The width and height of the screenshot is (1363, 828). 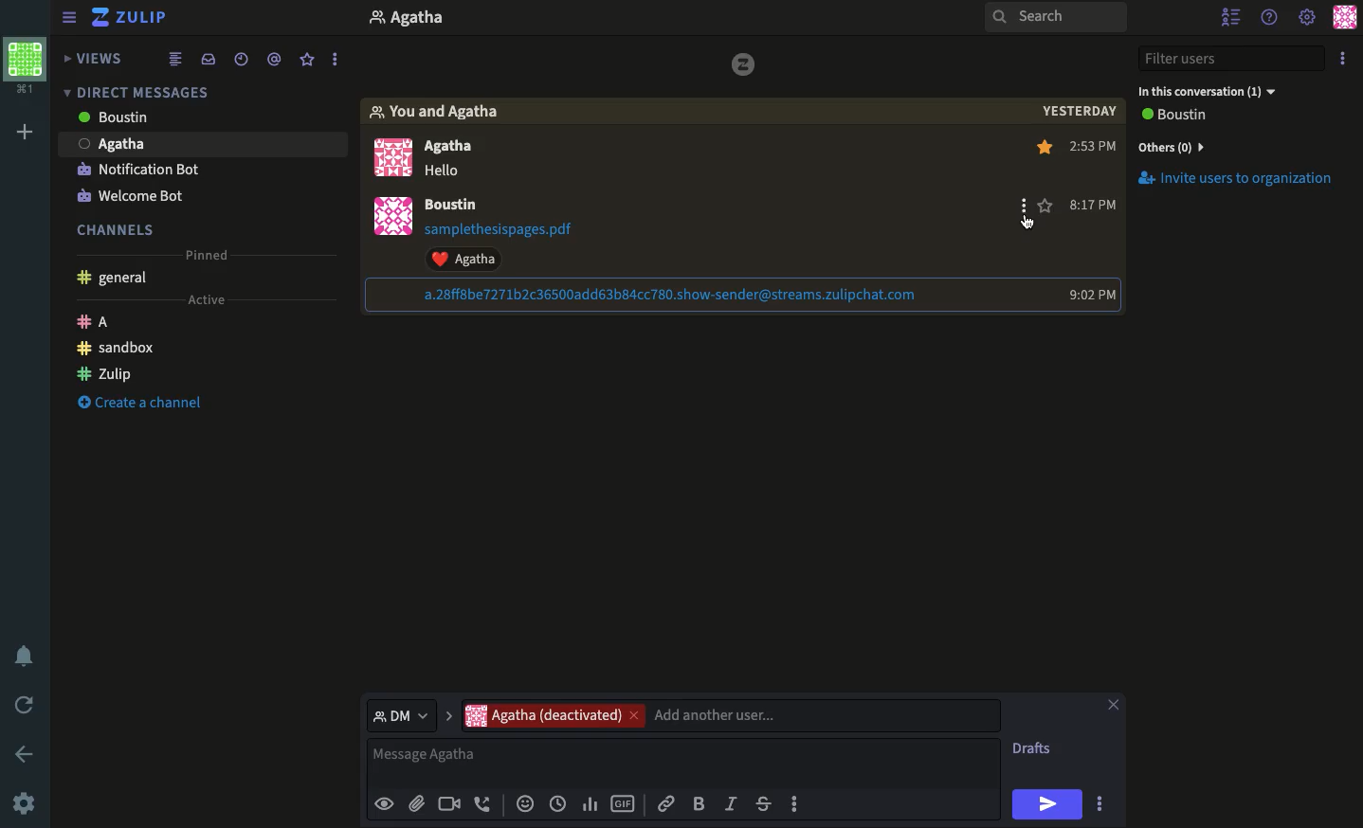 I want to click on Inbox, so click(x=197, y=88).